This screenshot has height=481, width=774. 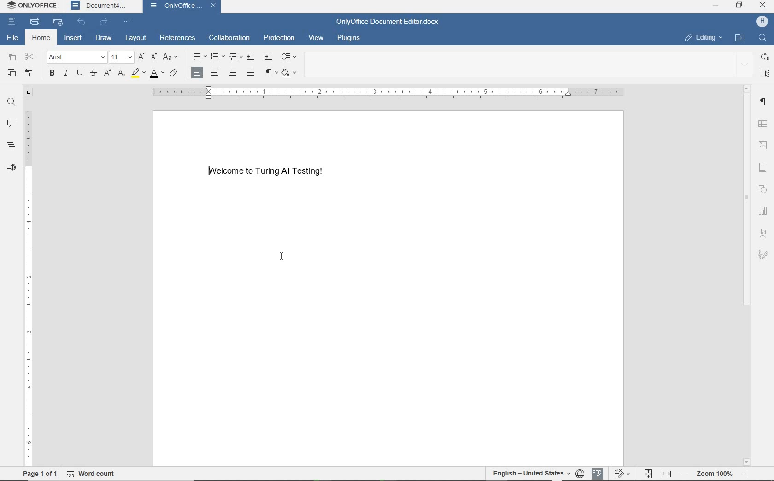 What do you see at coordinates (290, 72) in the screenshot?
I see `theme colors` at bounding box center [290, 72].